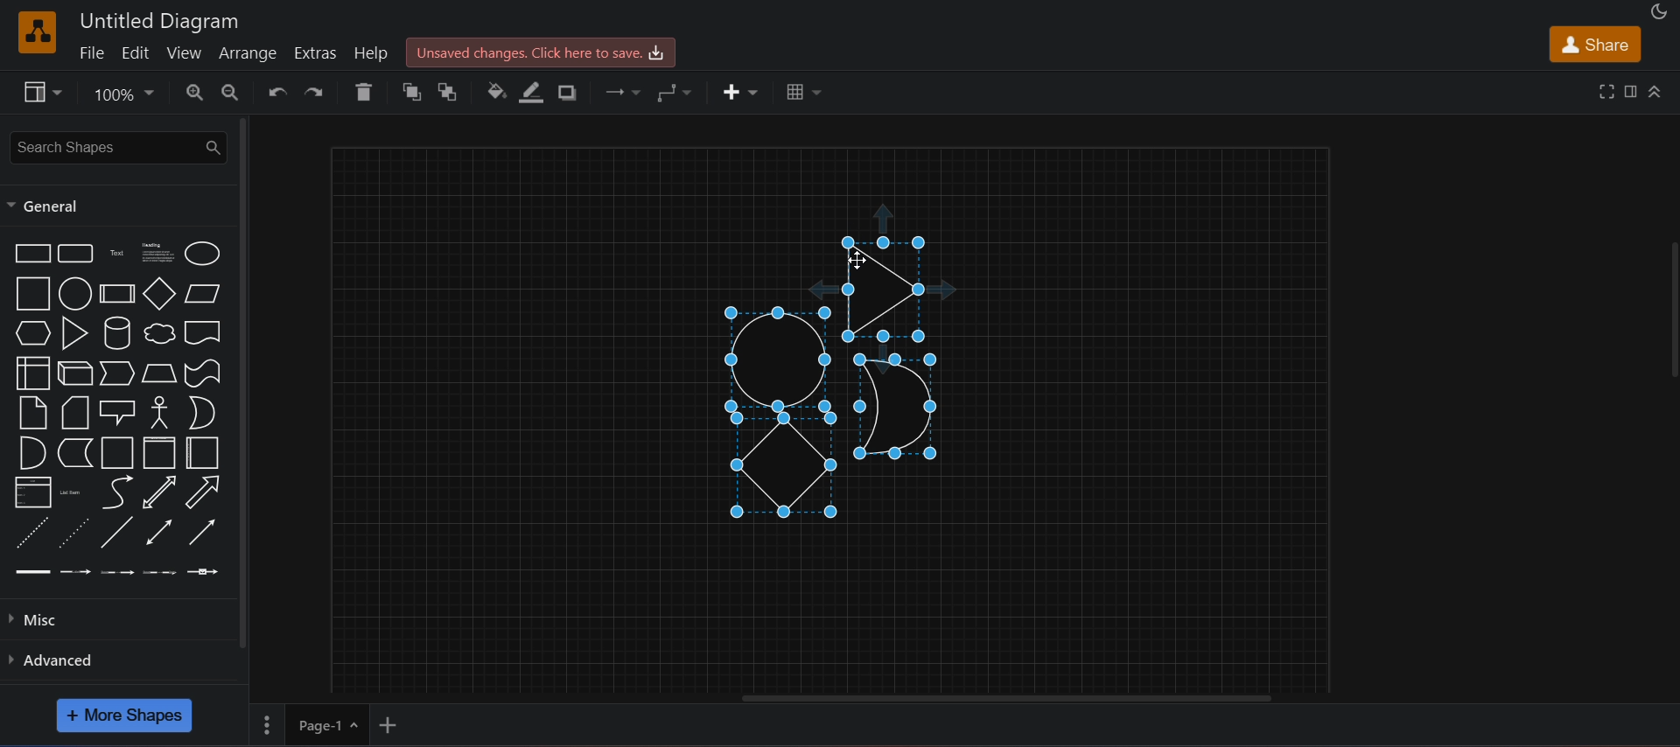 The image size is (1680, 747). Describe the element at coordinates (39, 622) in the screenshot. I see `misc` at that location.